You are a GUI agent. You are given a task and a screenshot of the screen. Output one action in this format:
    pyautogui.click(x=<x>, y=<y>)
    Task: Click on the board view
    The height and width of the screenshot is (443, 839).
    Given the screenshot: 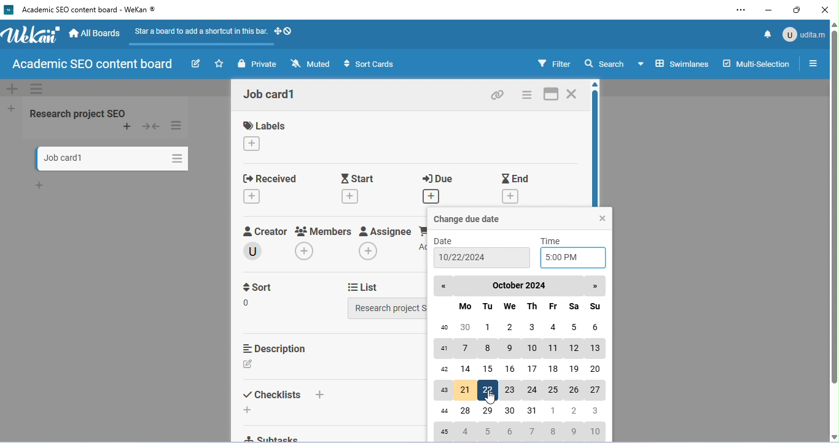 What is the action you would take?
    pyautogui.click(x=673, y=63)
    